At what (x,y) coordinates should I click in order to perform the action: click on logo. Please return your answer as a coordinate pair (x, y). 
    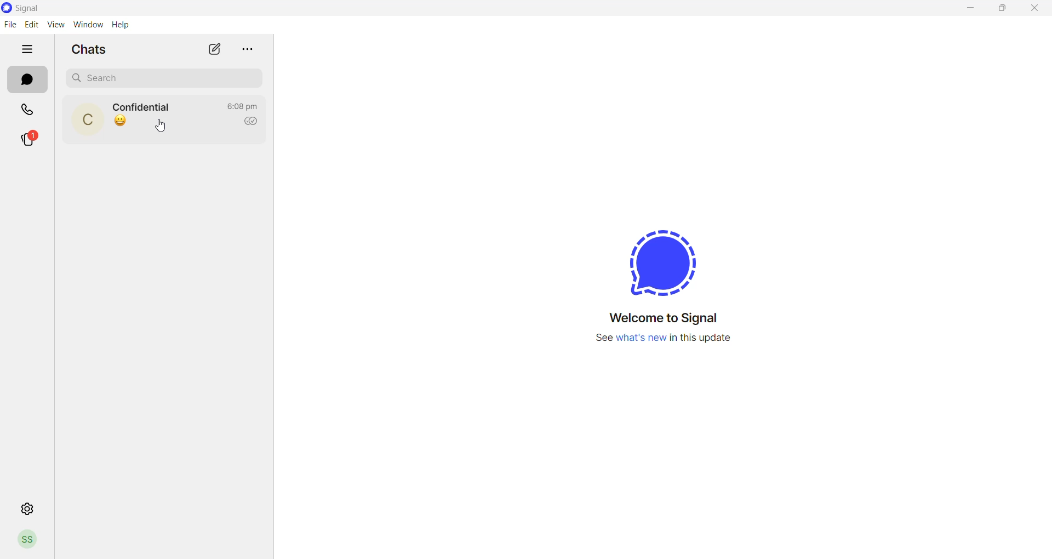
    Looking at the image, I should click on (654, 259).